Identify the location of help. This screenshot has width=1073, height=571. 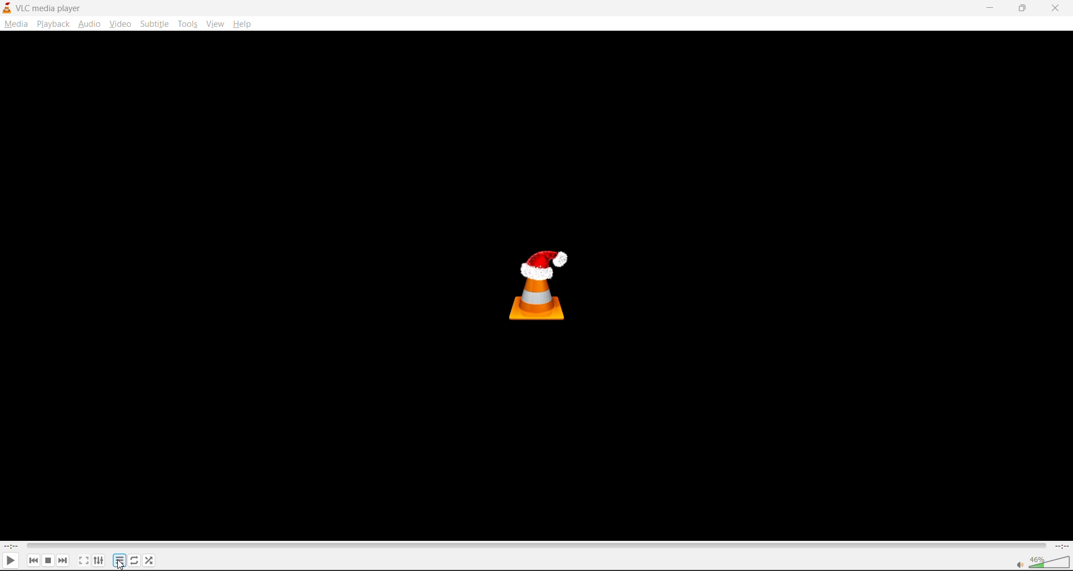
(241, 24).